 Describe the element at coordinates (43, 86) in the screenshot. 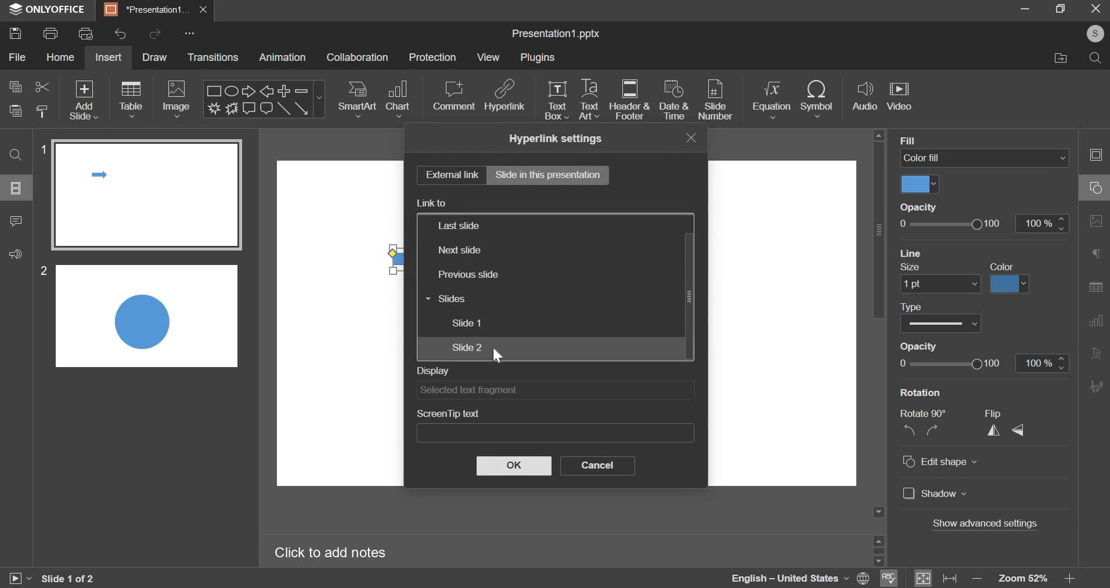

I see `cut` at that location.